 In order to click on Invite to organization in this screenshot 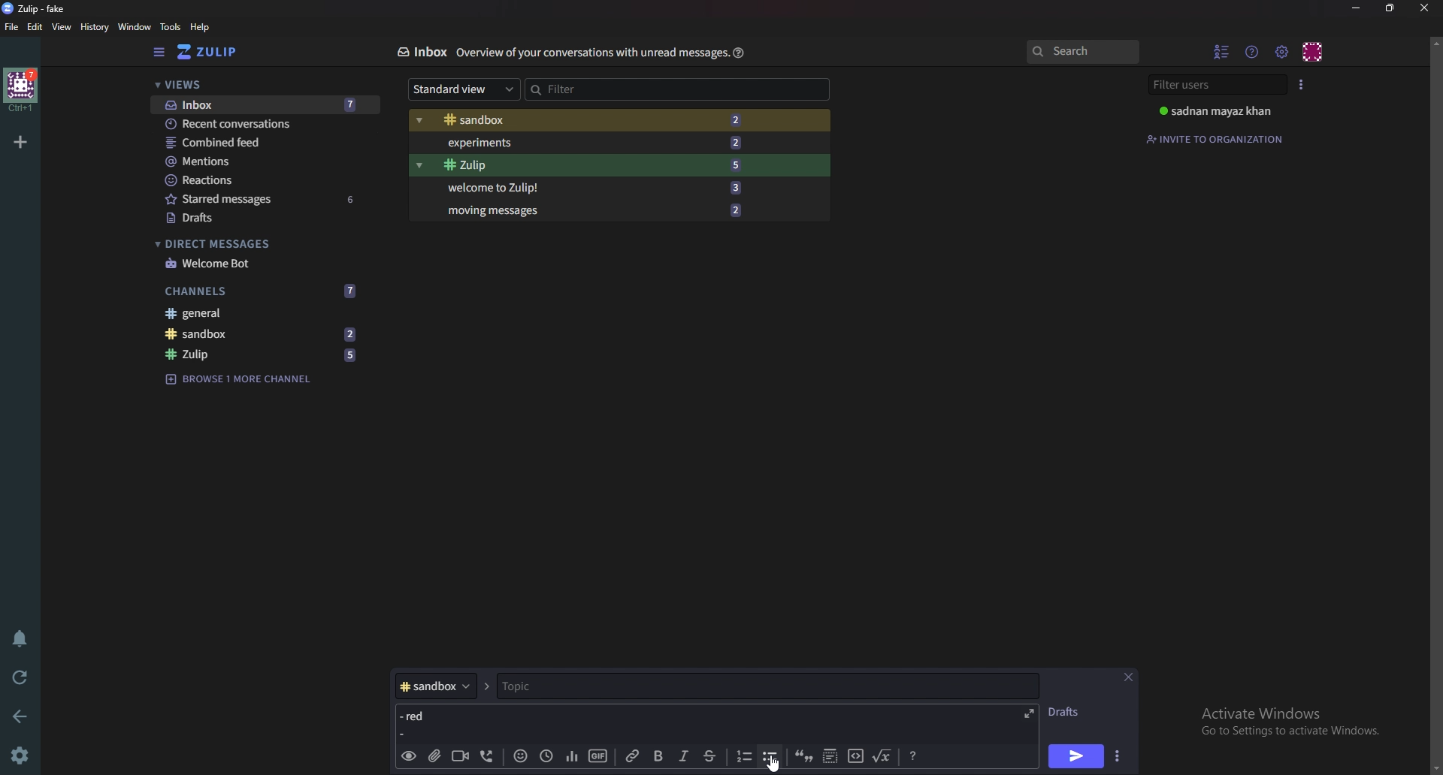, I will do `click(1217, 139)`.